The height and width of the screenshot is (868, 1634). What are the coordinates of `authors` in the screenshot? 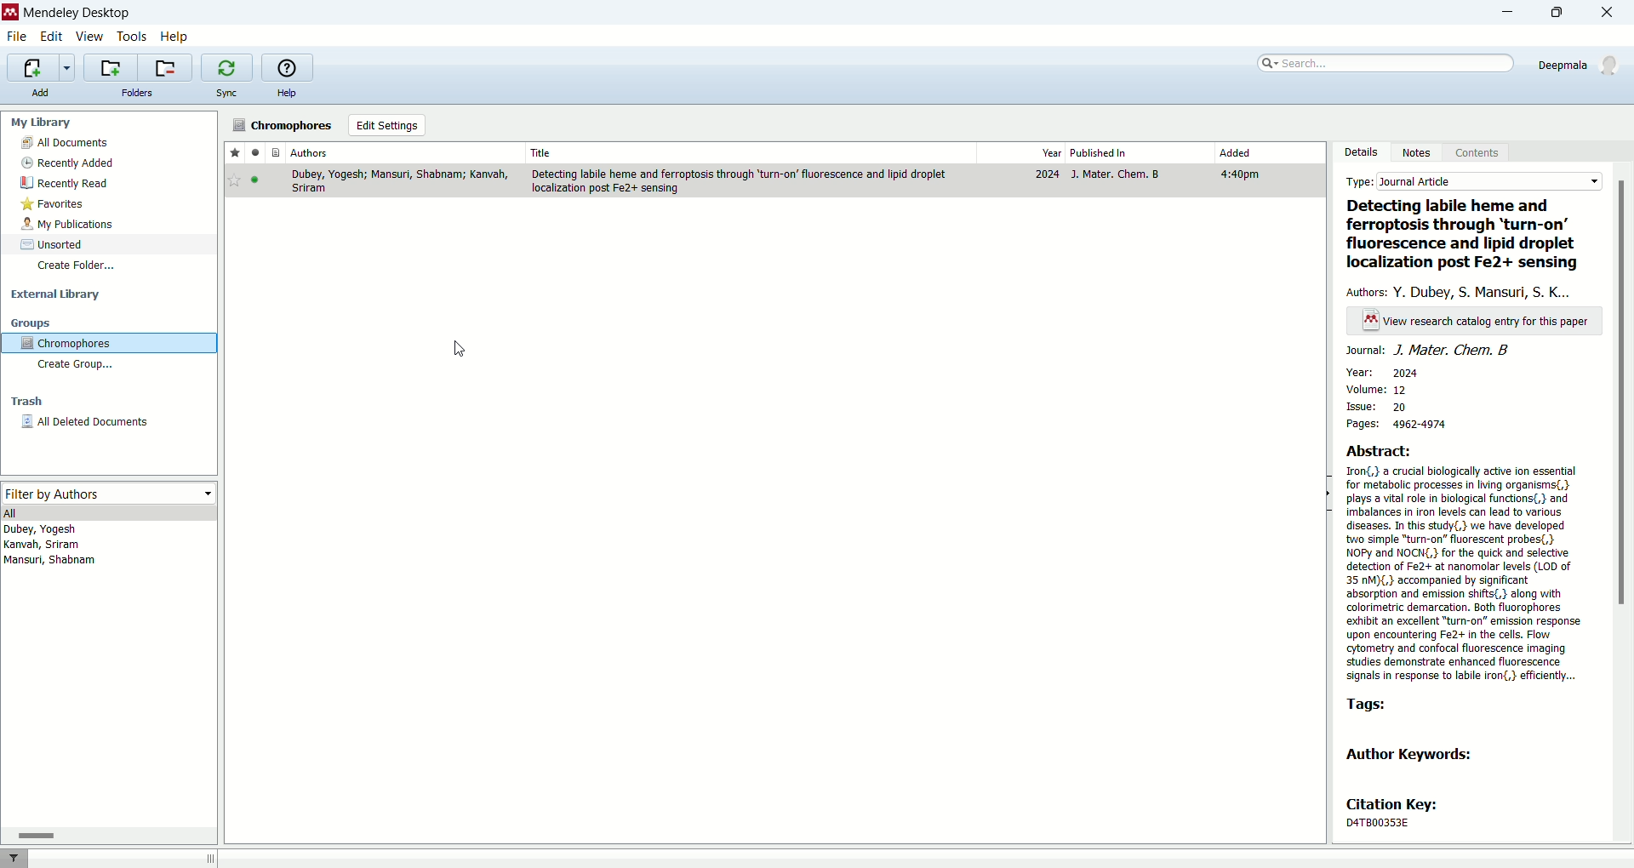 It's located at (405, 153).